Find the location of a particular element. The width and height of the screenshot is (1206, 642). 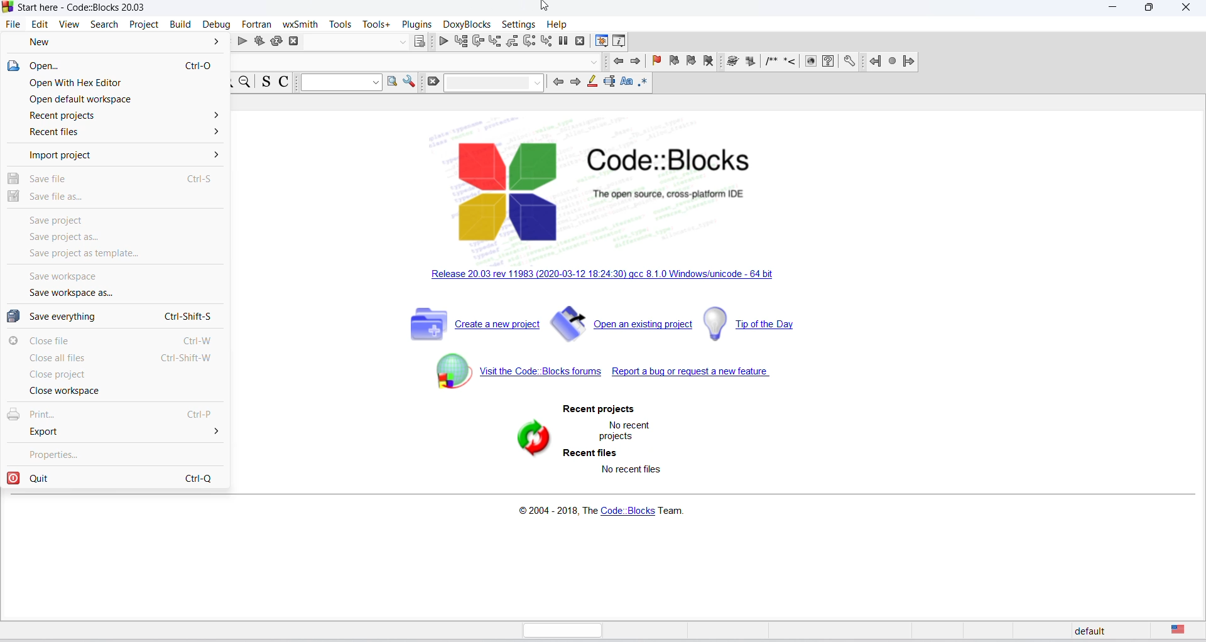

save project is located at coordinates (115, 220).